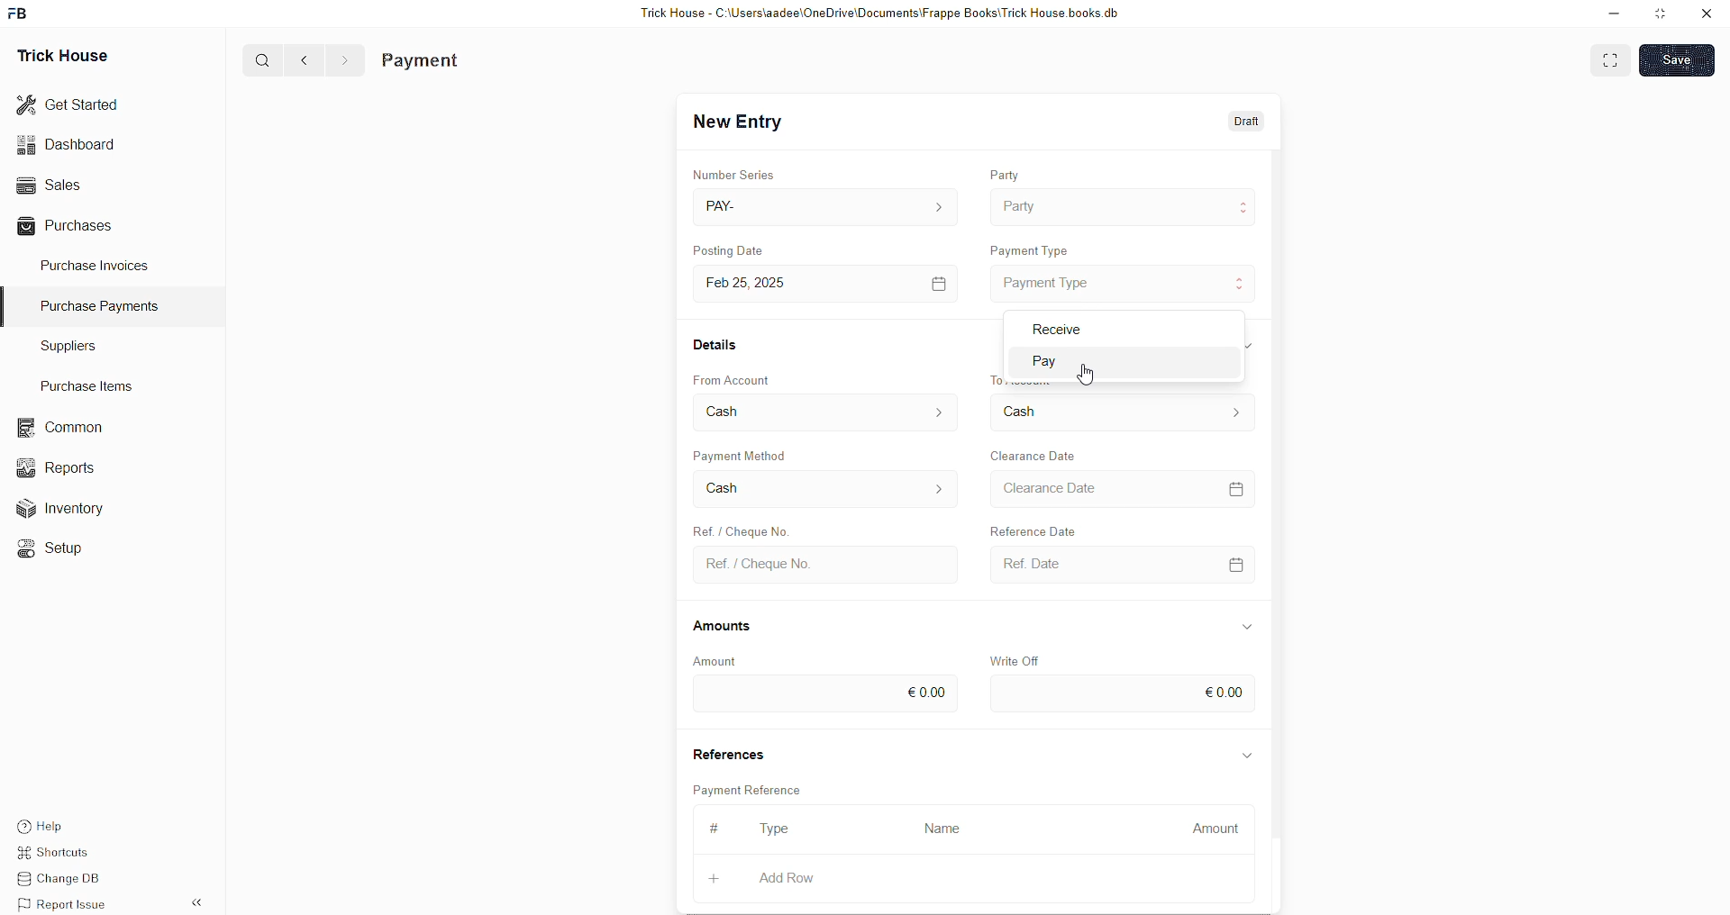 The image size is (1730, 915). What do you see at coordinates (1225, 690) in the screenshot?
I see `€0.00` at bounding box center [1225, 690].